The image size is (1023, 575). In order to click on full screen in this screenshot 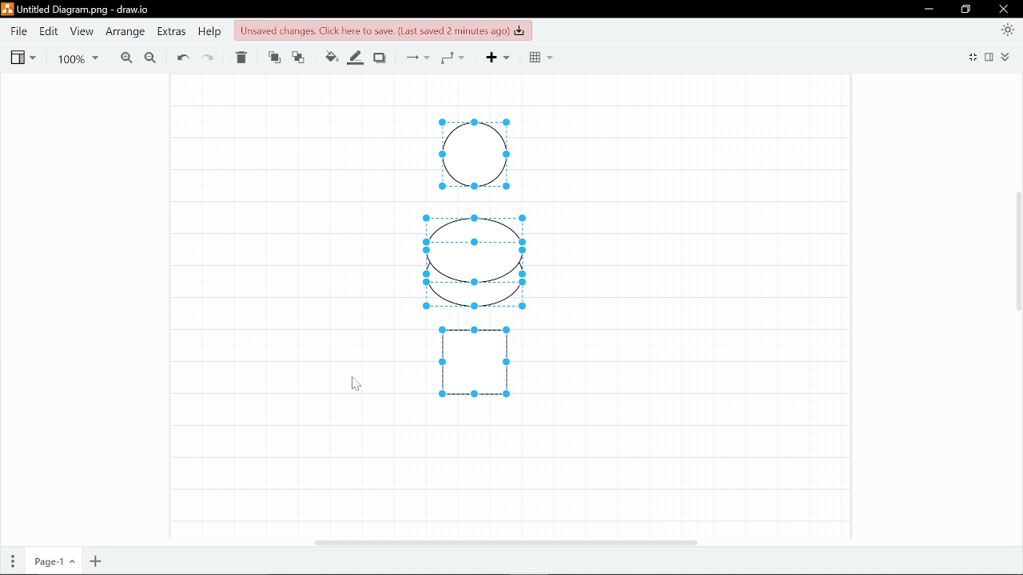, I will do `click(973, 56)`.